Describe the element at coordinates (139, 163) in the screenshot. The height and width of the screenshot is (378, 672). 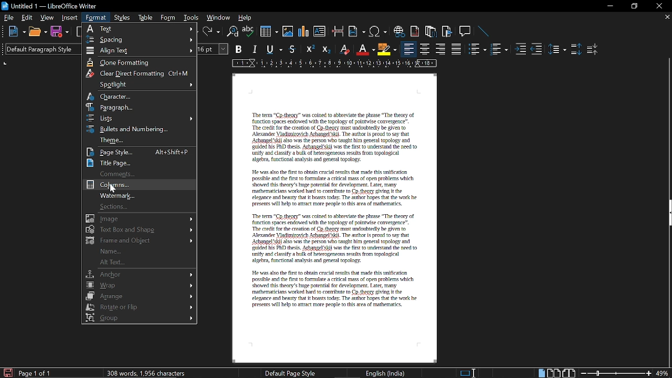
I see `Title page` at that location.